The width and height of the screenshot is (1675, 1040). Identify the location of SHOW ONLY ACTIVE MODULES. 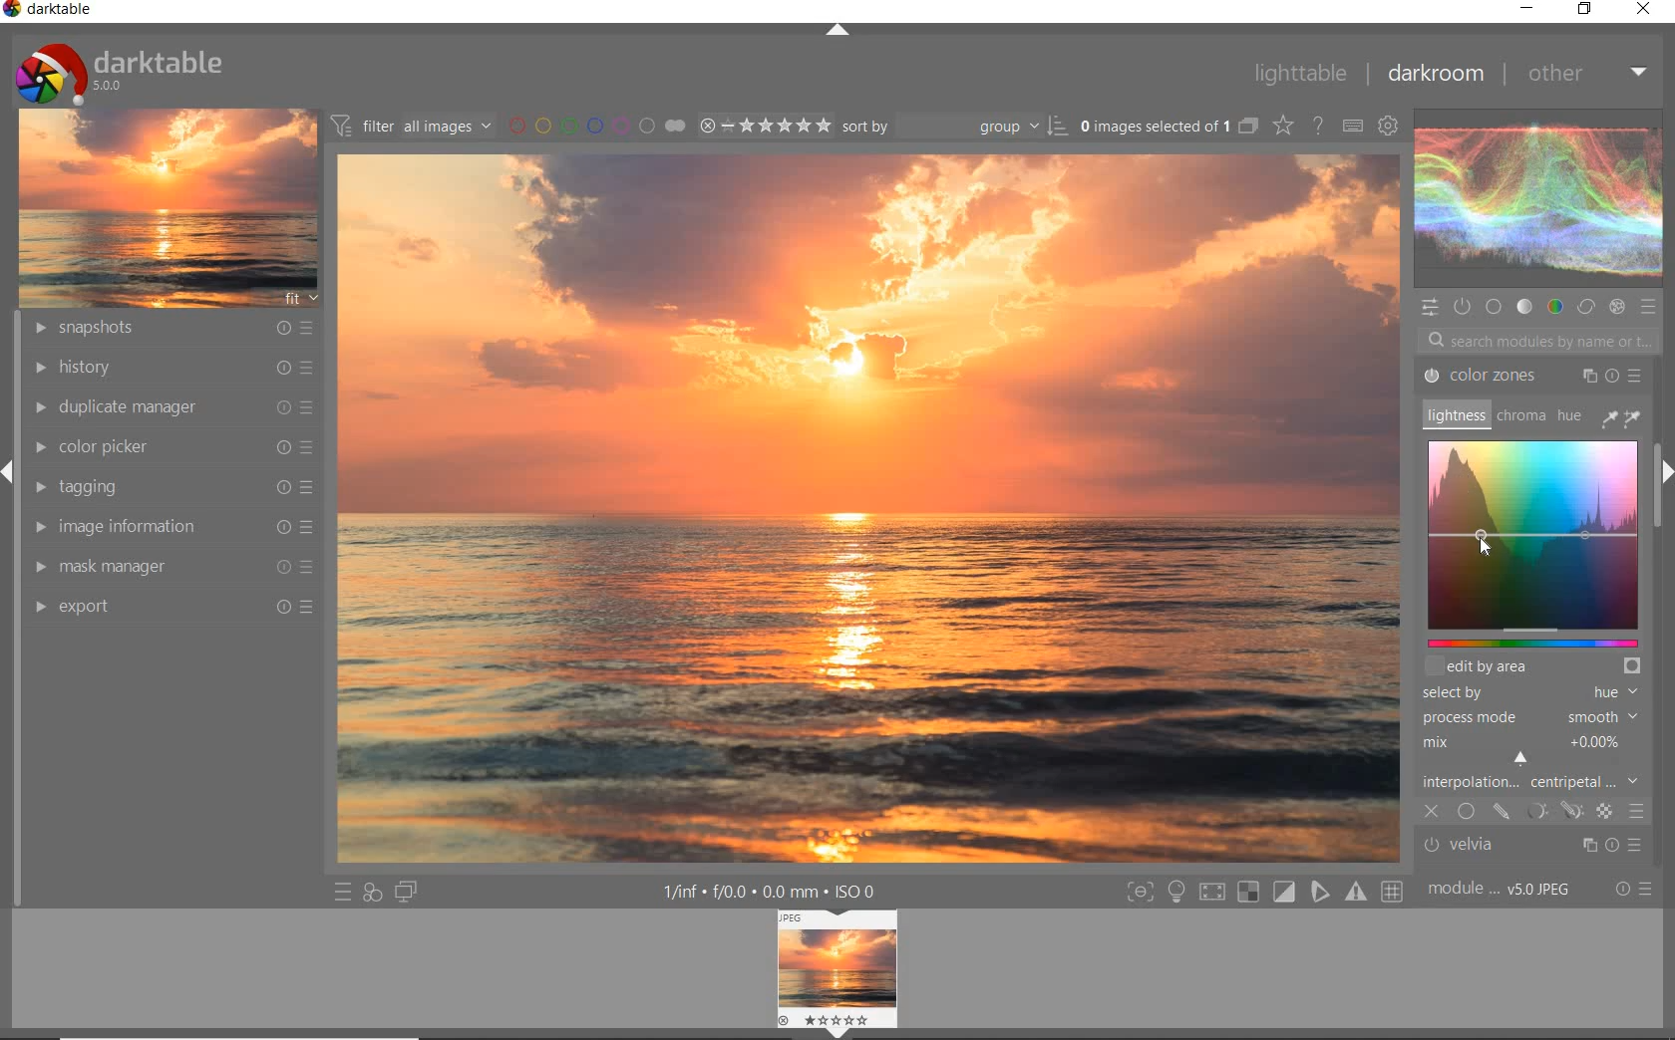
(1462, 306).